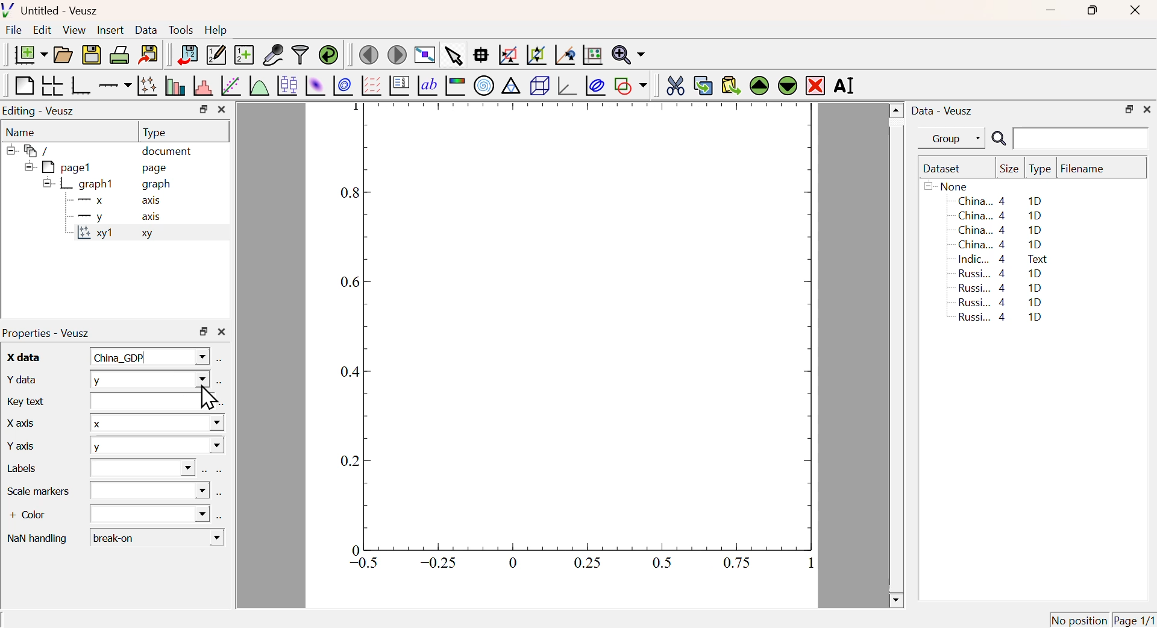 The image size is (1157, 628). Describe the element at coordinates (999, 139) in the screenshot. I see `Search` at that location.